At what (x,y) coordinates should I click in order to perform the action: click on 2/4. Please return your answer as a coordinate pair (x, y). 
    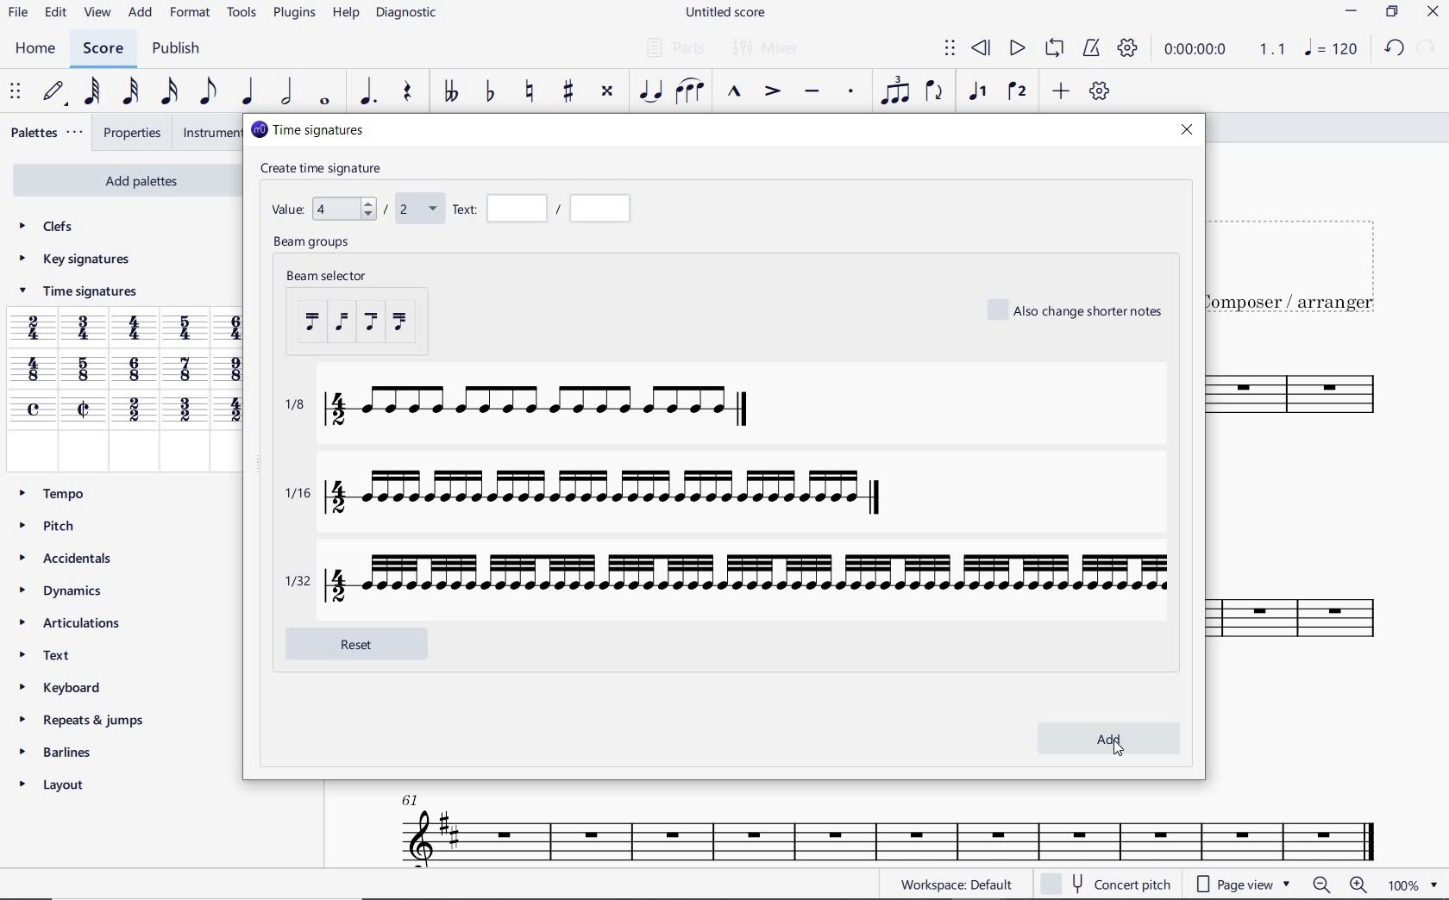
    Looking at the image, I should click on (33, 328).